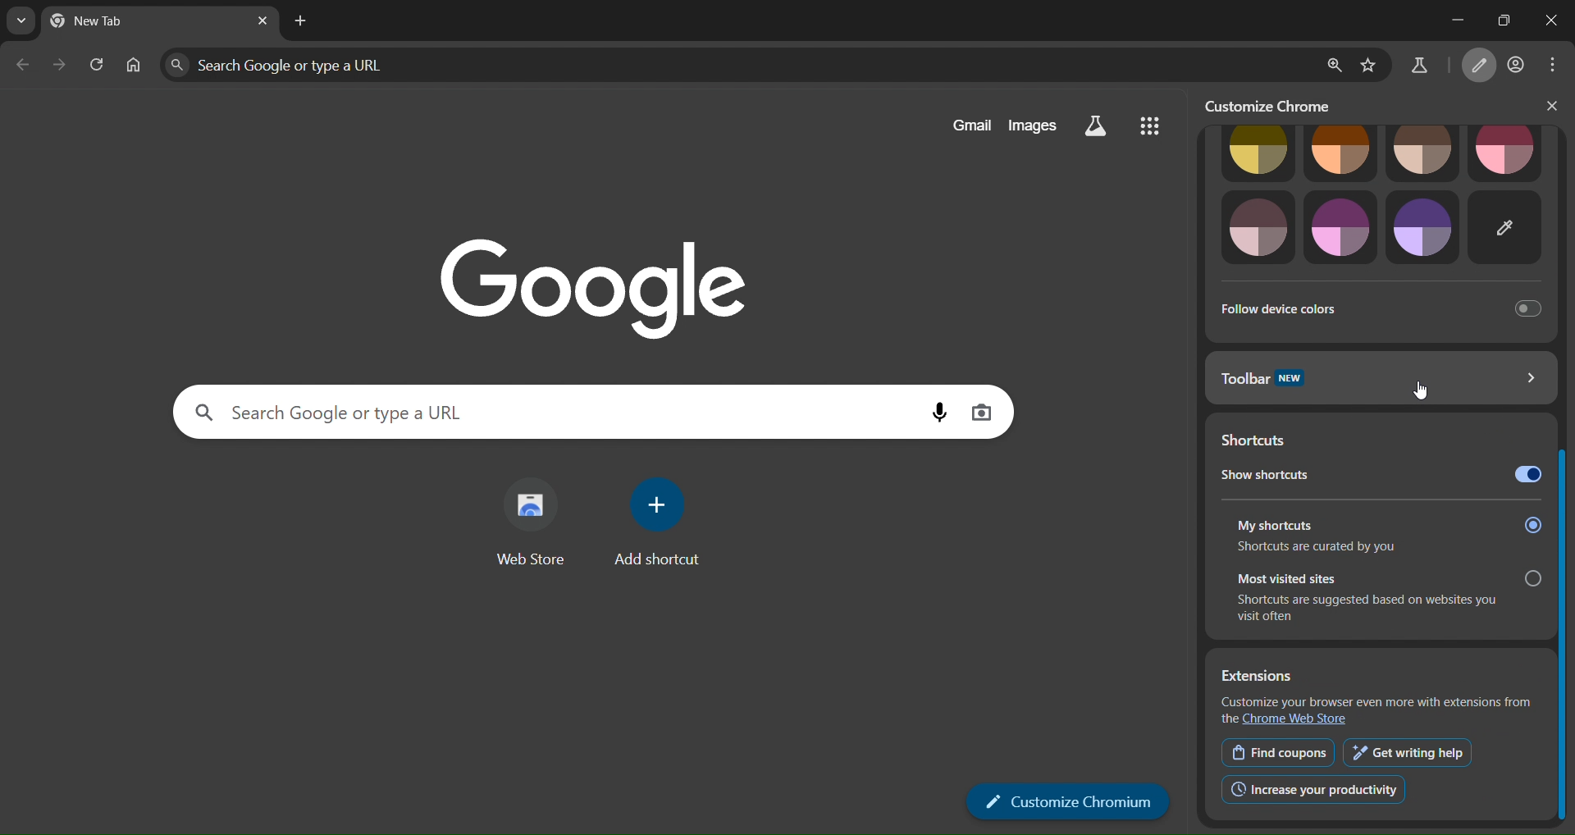 This screenshot has width=1575, height=835. Describe the element at coordinates (985, 412) in the screenshot. I see `image search` at that location.